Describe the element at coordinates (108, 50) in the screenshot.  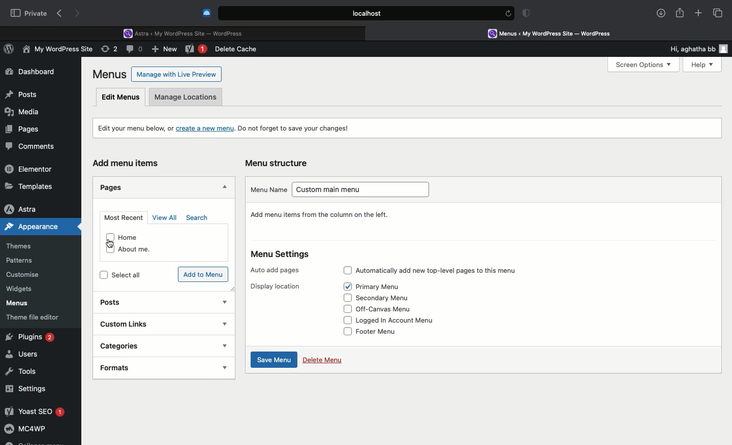
I see `Revision (2)` at that location.